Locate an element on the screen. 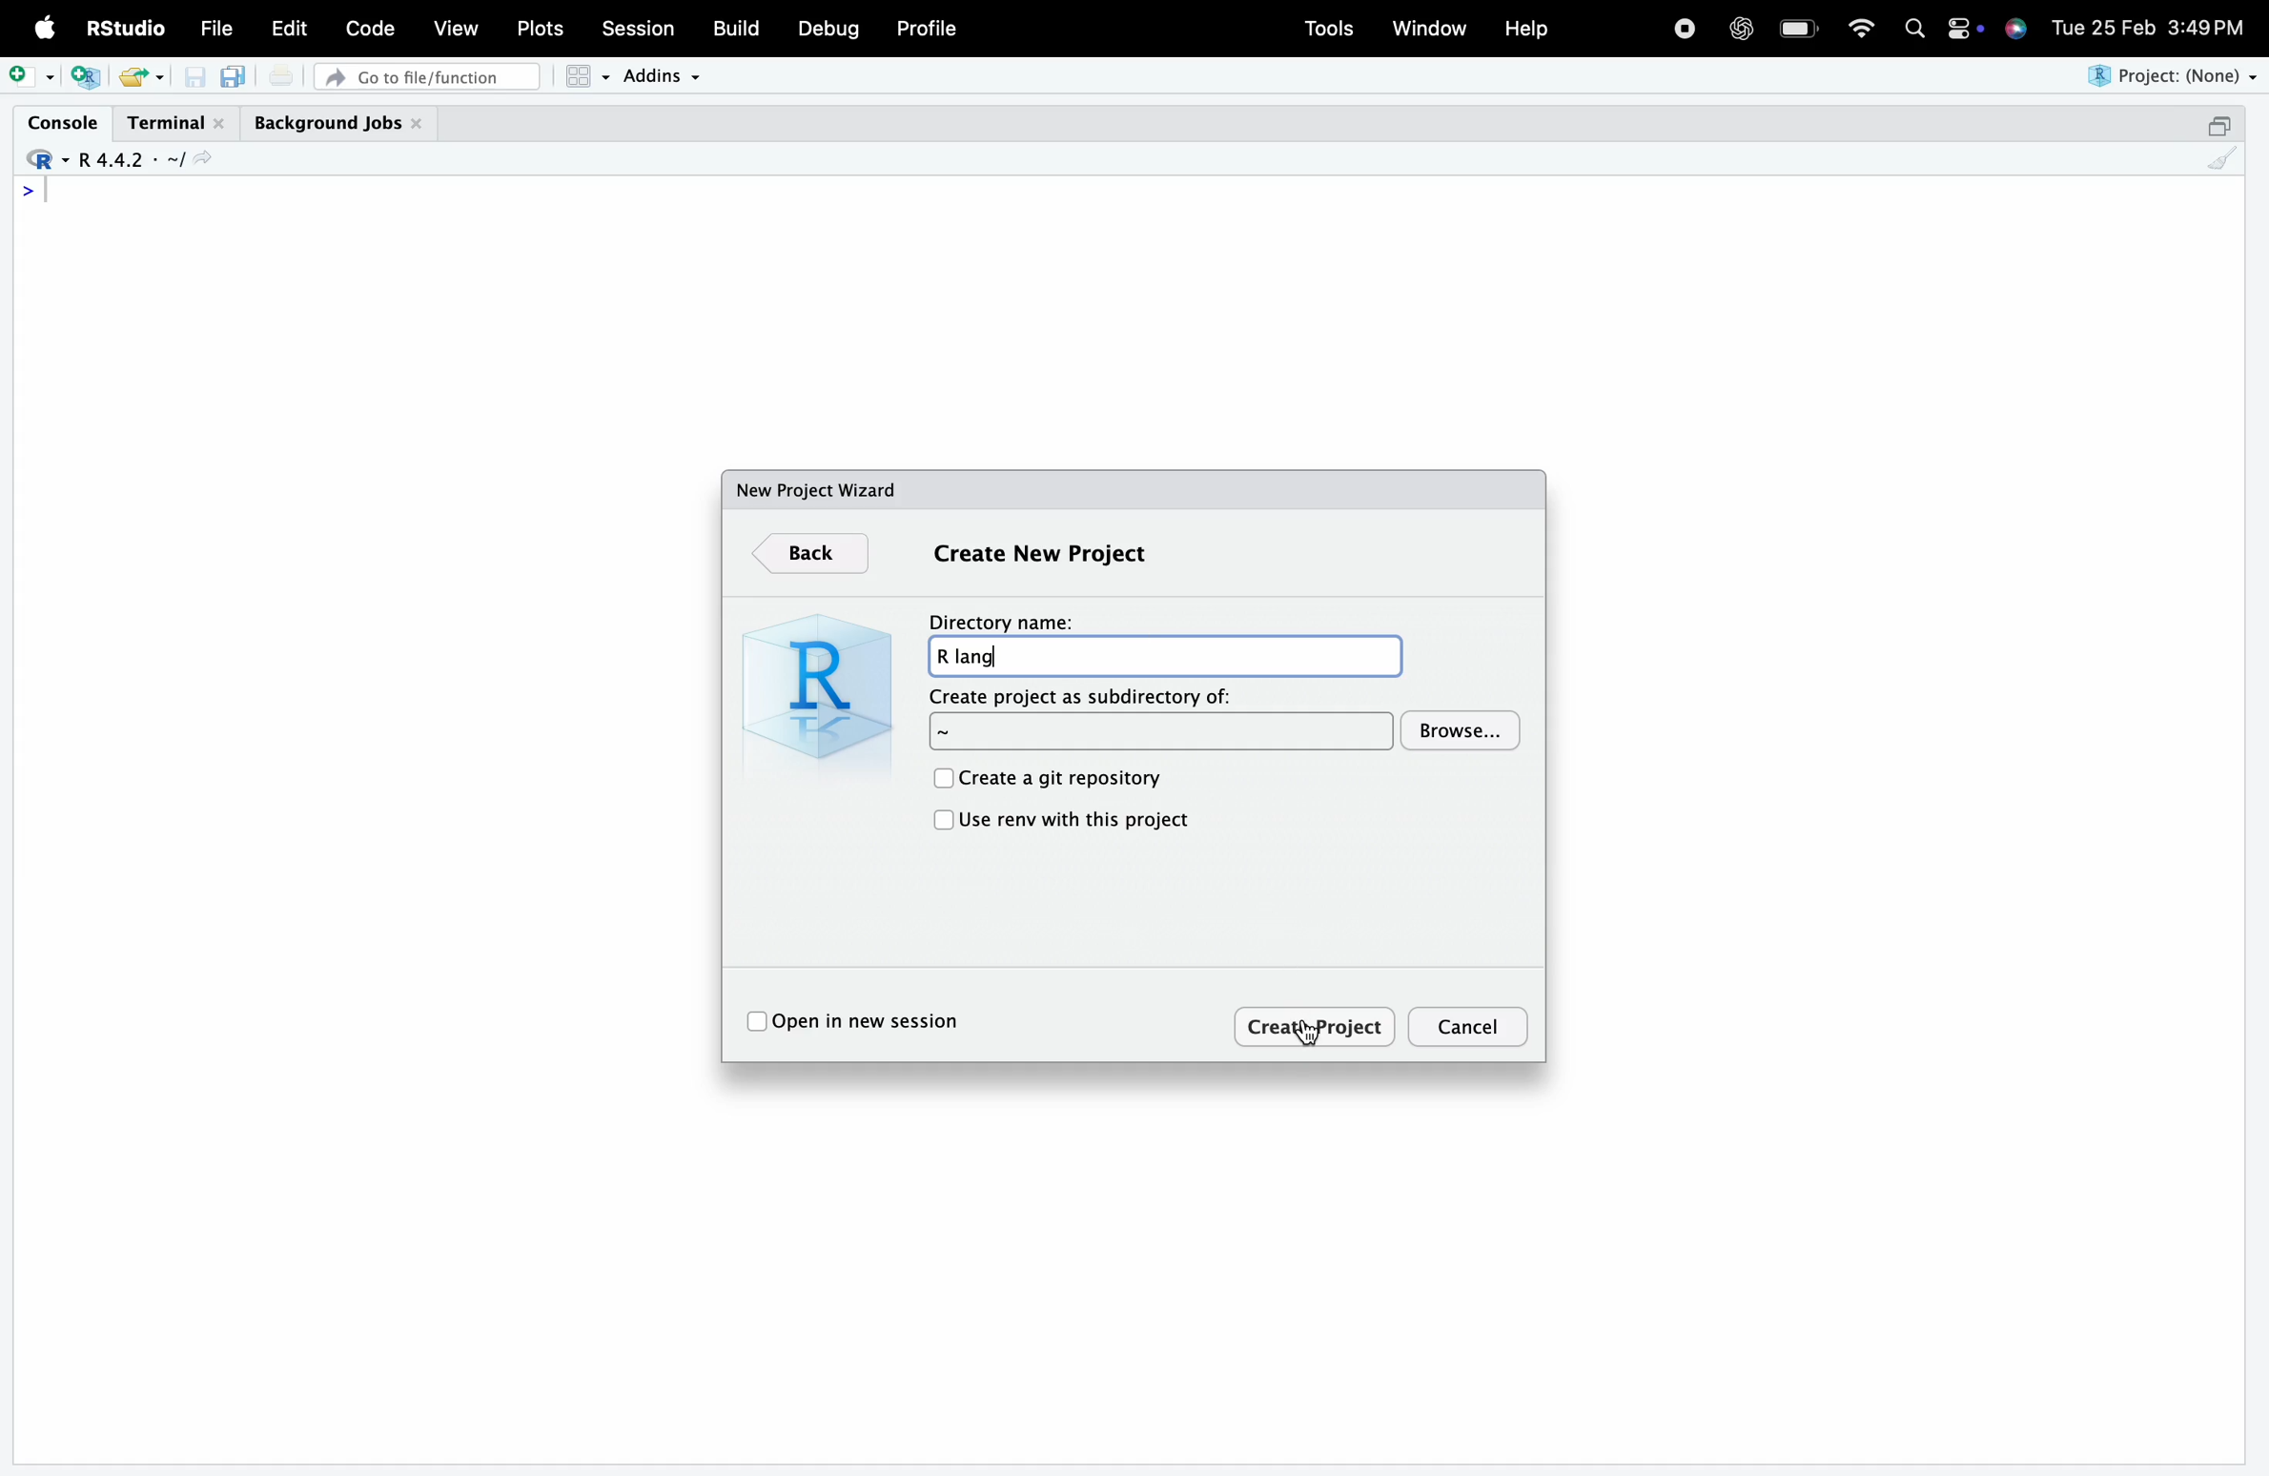 This screenshot has height=1476, width=2269. R is located at coordinates (44, 160).